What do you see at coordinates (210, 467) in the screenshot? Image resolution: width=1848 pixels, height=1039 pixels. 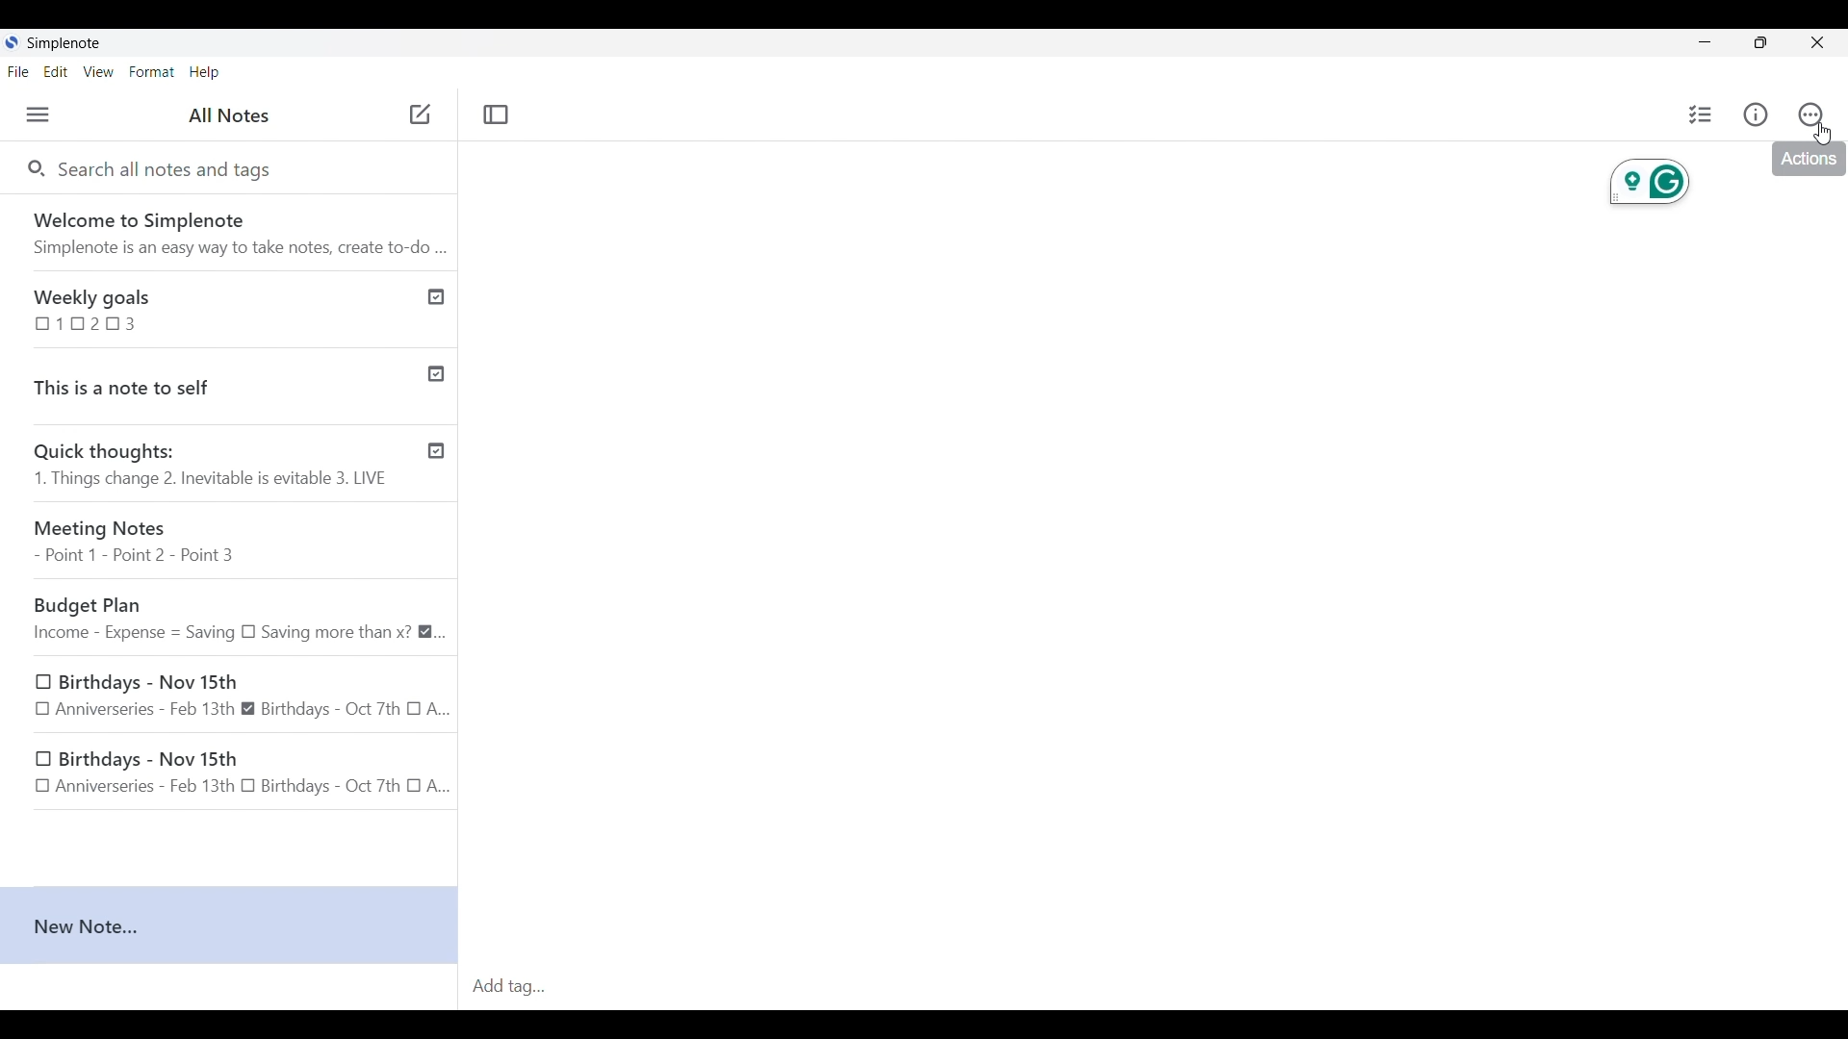 I see `Quick thoughts: 1. Things change 2. Inevitable is evitable 3. LIVE` at bounding box center [210, 467].